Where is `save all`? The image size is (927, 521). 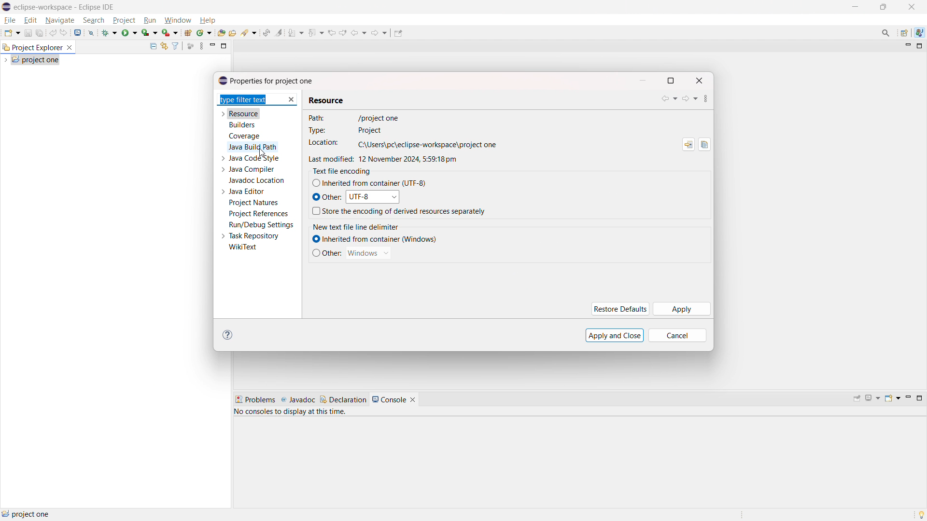
save all is located at coordinates (40, 33).